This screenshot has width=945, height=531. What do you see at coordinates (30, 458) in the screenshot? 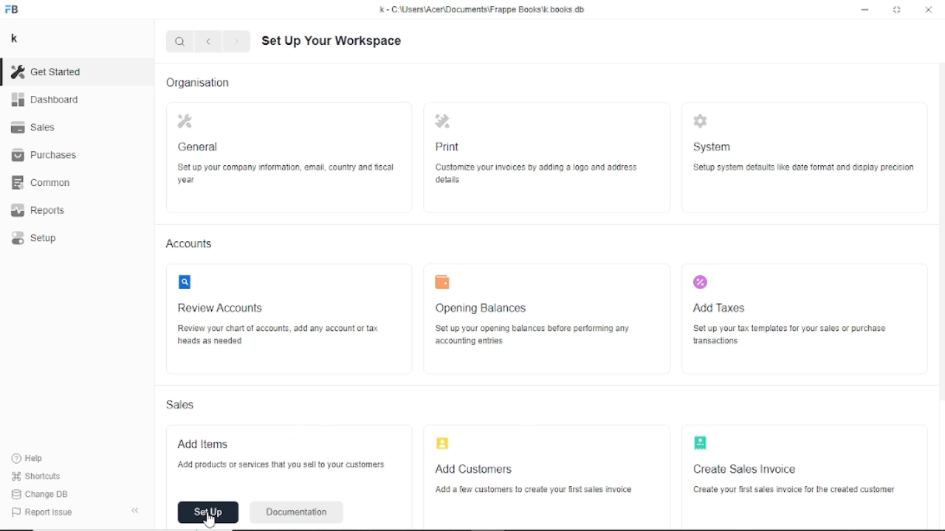
I see `Help` at bounding box center [30, 458].